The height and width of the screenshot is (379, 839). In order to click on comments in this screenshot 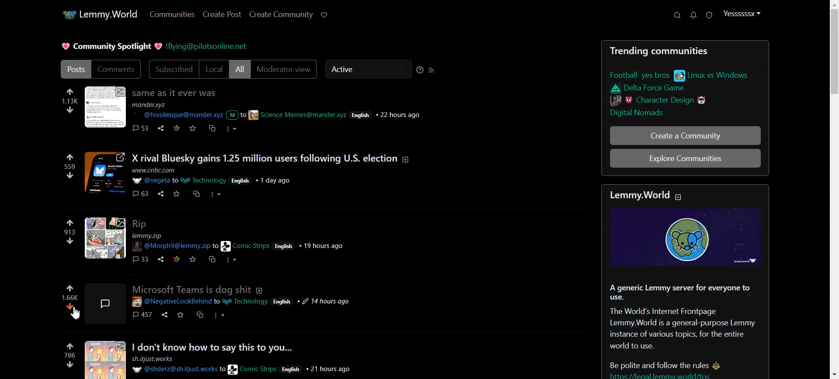, I will do `click(140, 129)`.